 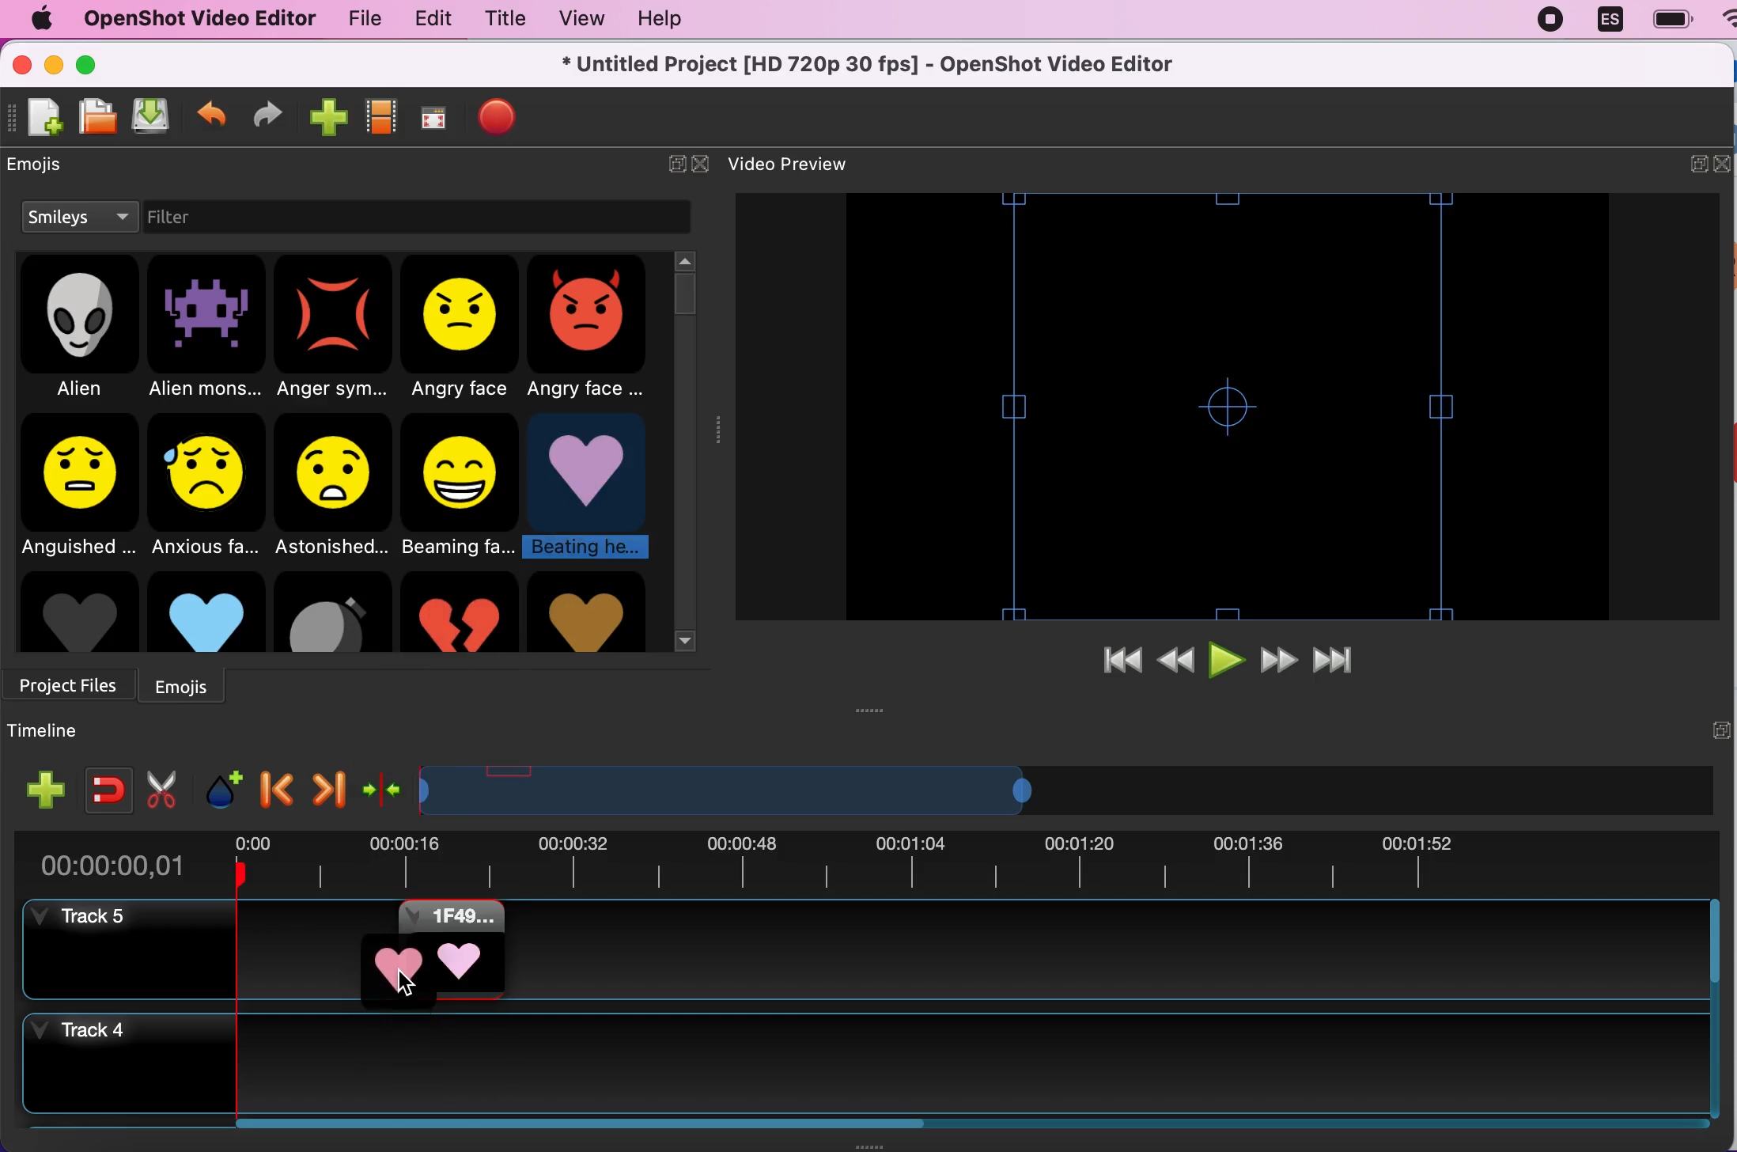 What do you see at coordinates (670, 23) in the screenshot?
I see `help` at bounding box center [670, 23].